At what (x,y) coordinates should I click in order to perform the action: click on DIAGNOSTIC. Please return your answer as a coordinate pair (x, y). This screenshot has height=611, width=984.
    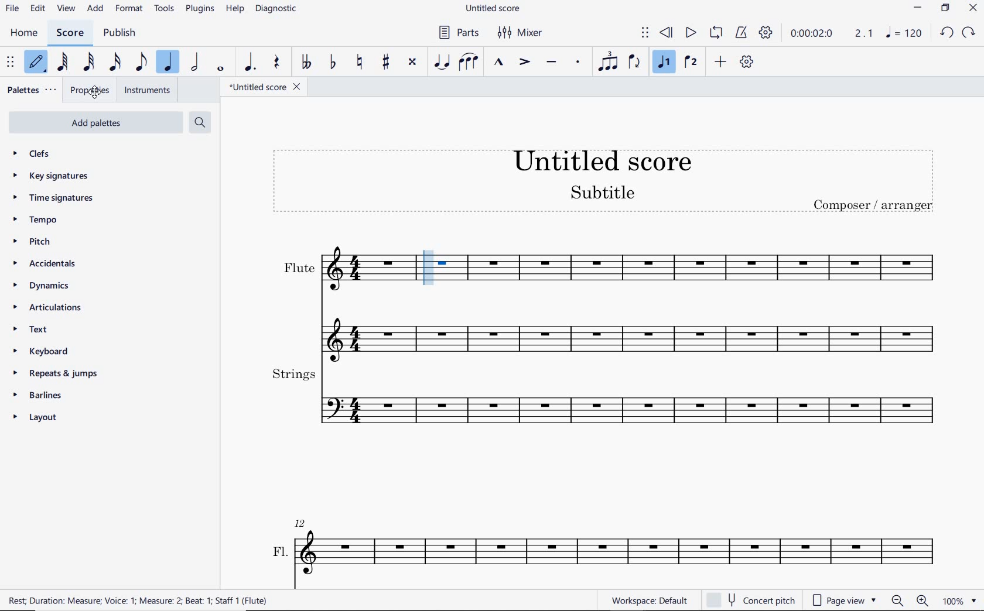
    Looking at the image, I should click on (278, 9).